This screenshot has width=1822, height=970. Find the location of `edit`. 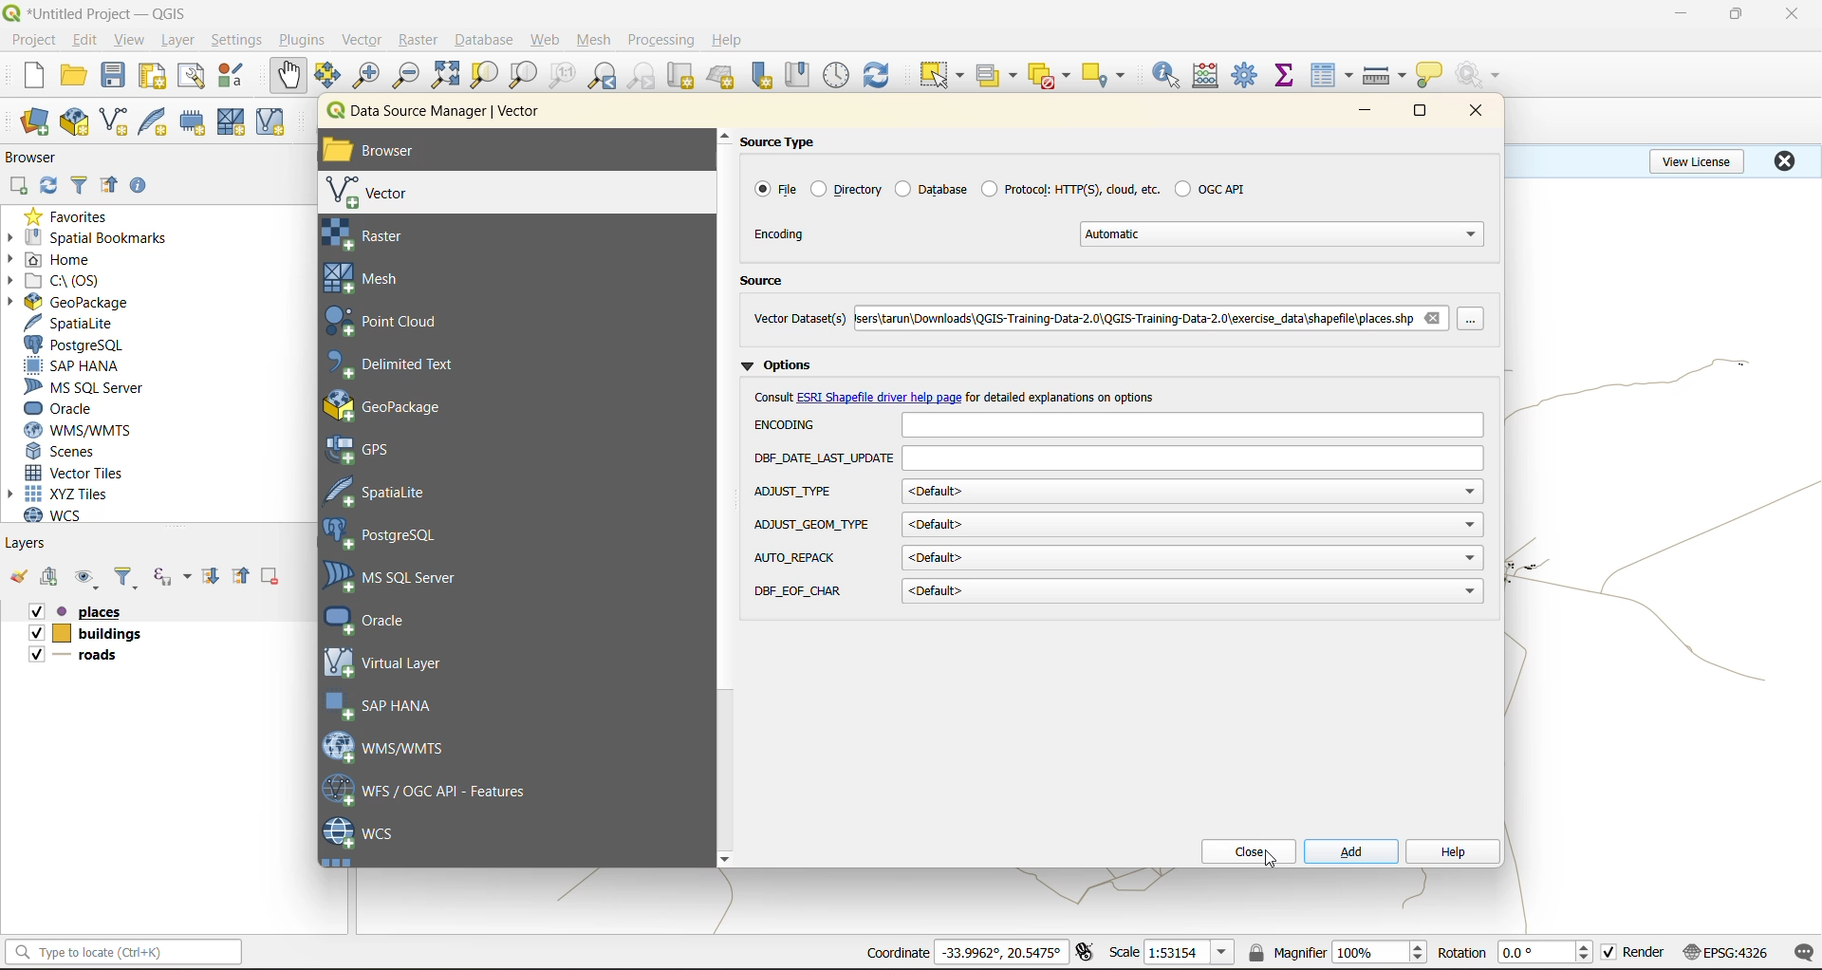

edit is located at coordinates (85, 43).